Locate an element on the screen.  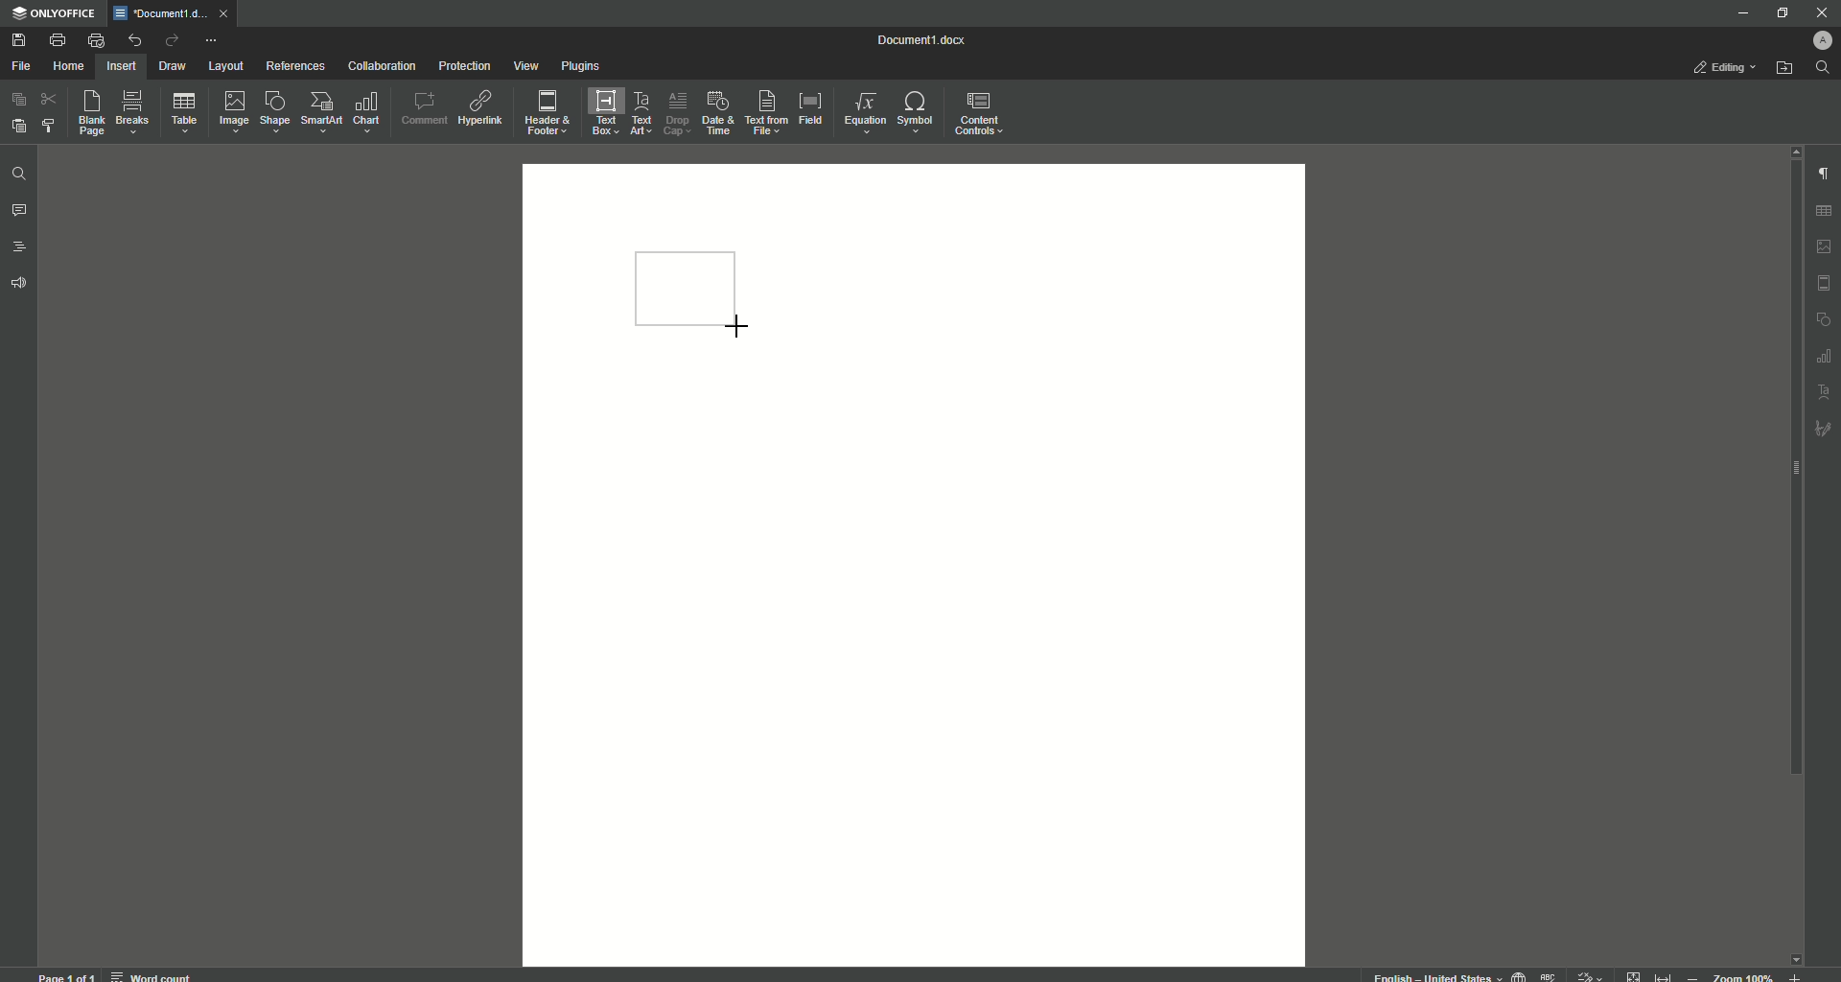
ONLYOFFICE is located at coordinates (55, 14).